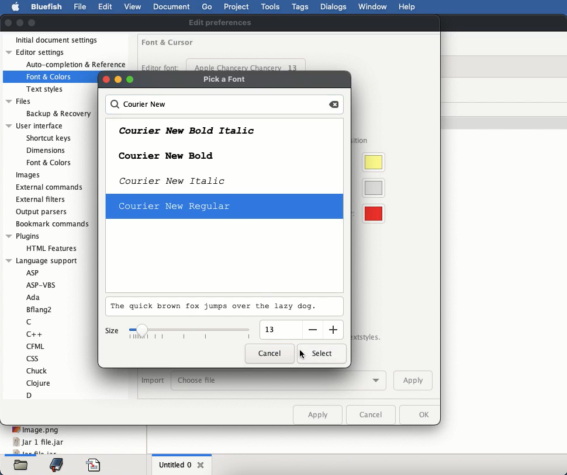 Image resolution: width=567 pixels, height=475 pixels. Describe the element at coordinates (371, 188) in the screenshot. I see `current line color` at that location.